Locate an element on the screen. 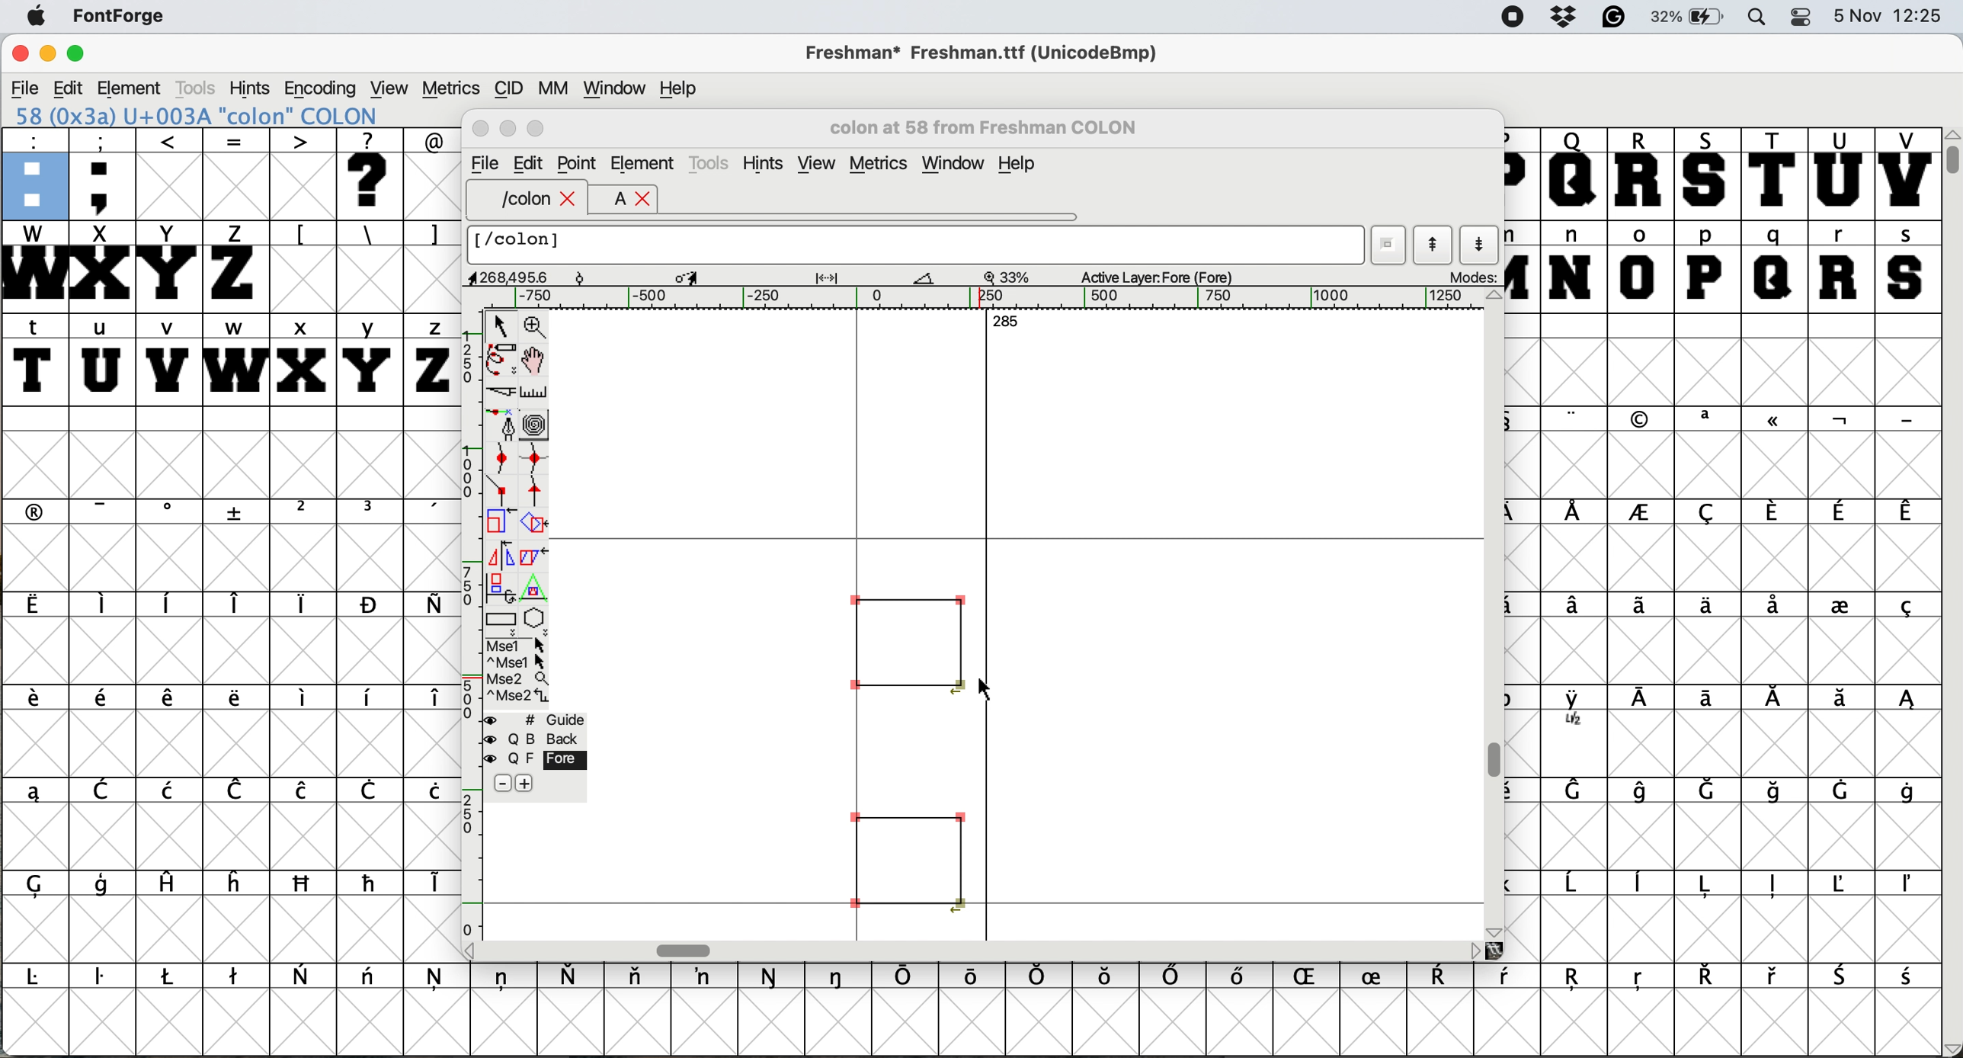 The image size is (1963, 1058). symbol is located at coordinates (370, 792).